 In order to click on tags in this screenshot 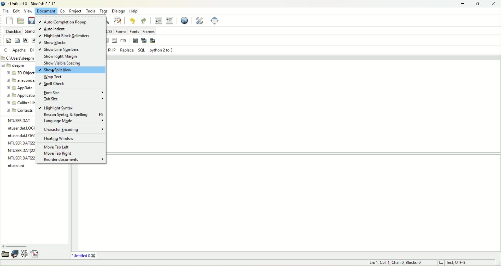, I will do `click(104, 12)`.